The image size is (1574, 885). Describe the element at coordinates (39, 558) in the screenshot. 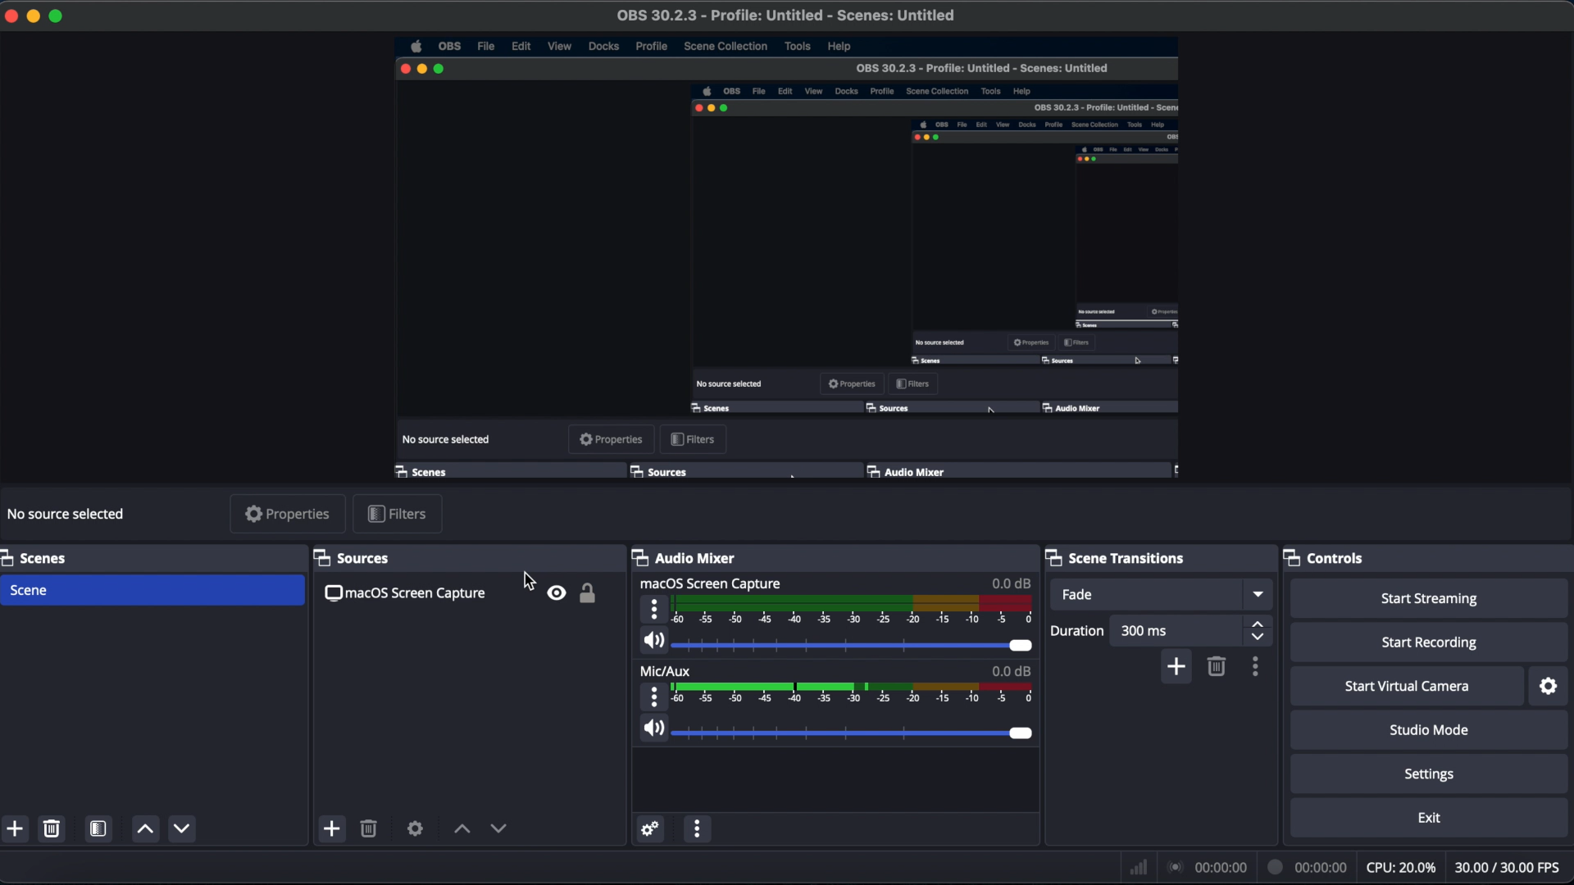

I see `scenes` at that location.